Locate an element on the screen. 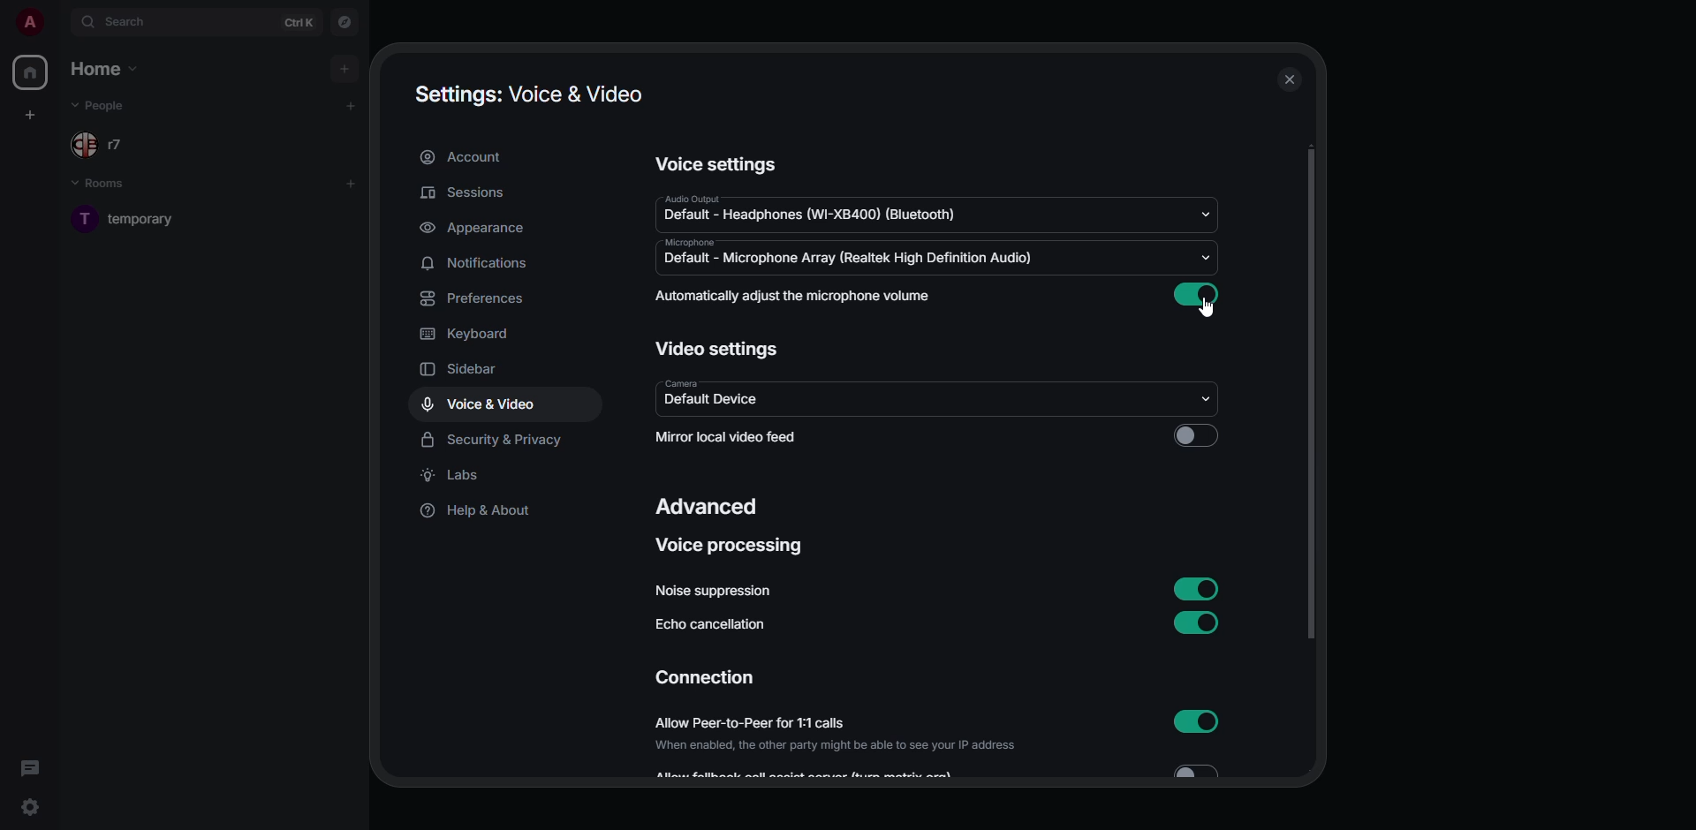  add is located at coordinates (352, 181).